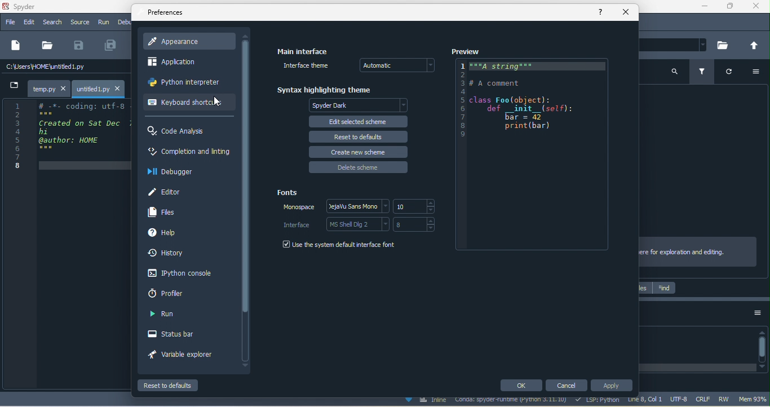 This screenshot has width=770, height=407. I want to click on save all, so click(114, 45).